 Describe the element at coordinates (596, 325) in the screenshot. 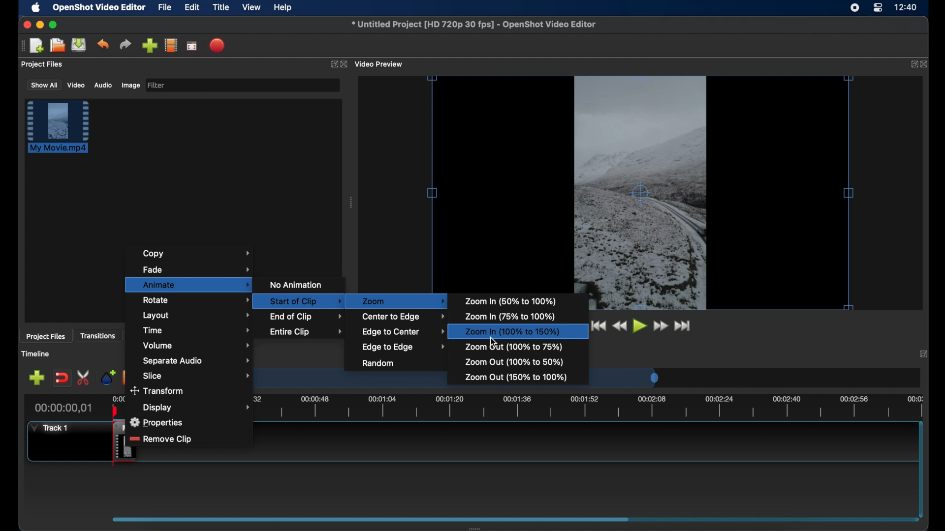

I see `jump to start` at that location.